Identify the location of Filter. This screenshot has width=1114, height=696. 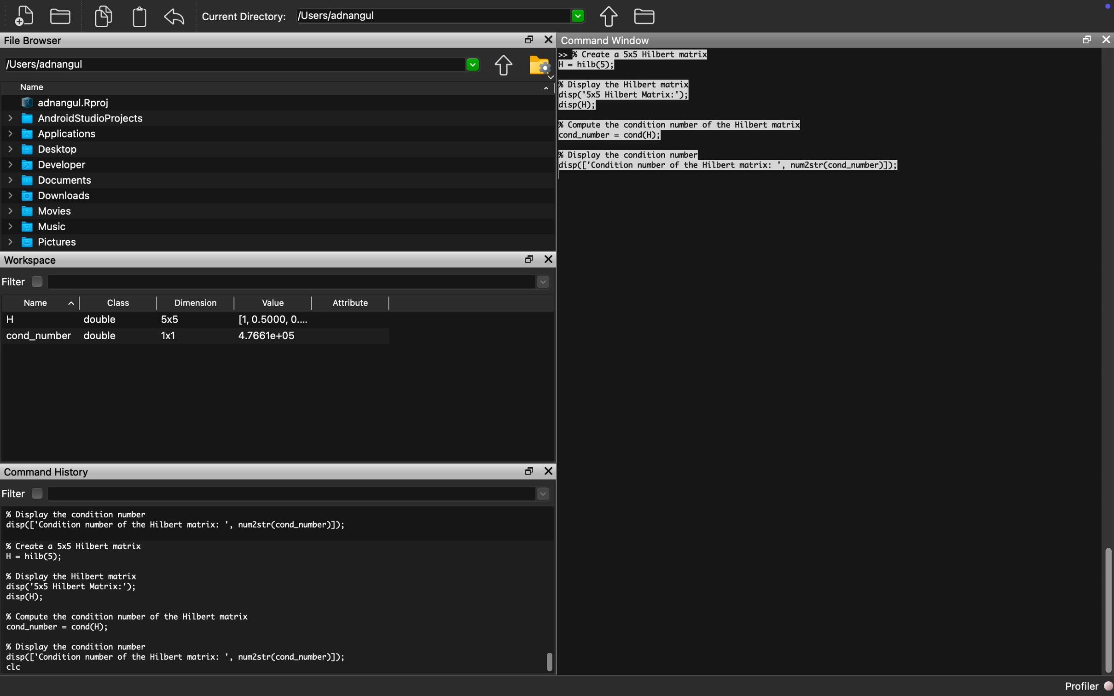
(14, 493).